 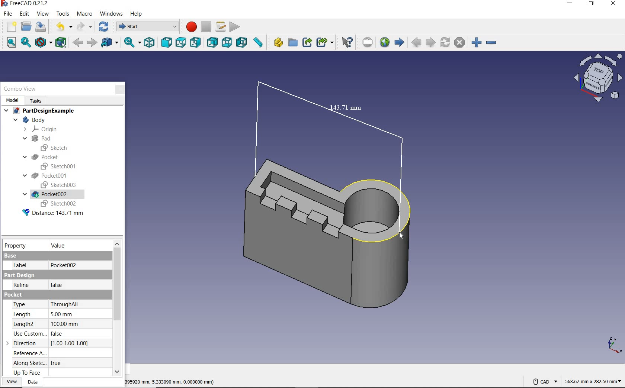 I want to click on (1.00 1.00 1.00), so click(x=71, y=344).